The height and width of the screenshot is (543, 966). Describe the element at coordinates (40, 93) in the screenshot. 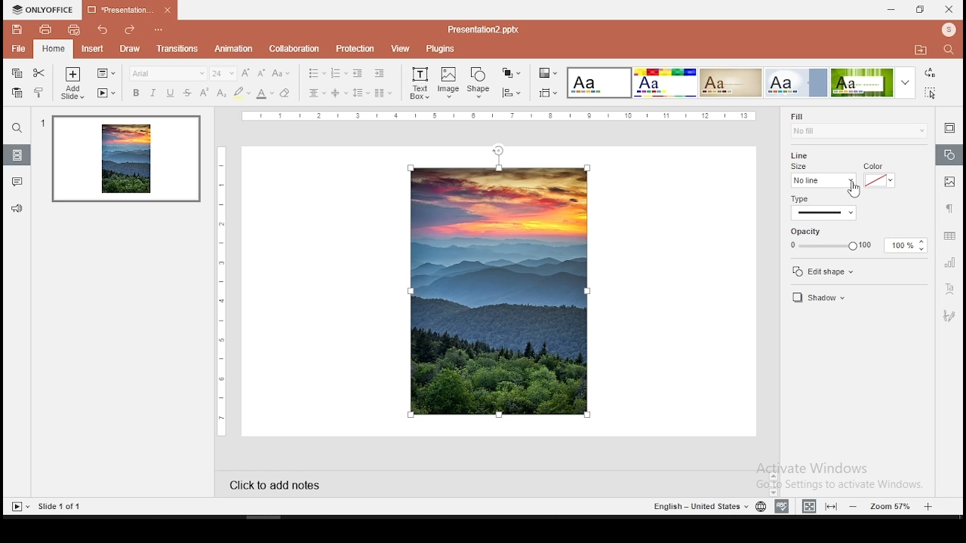

I see `clone formatting` at that location.